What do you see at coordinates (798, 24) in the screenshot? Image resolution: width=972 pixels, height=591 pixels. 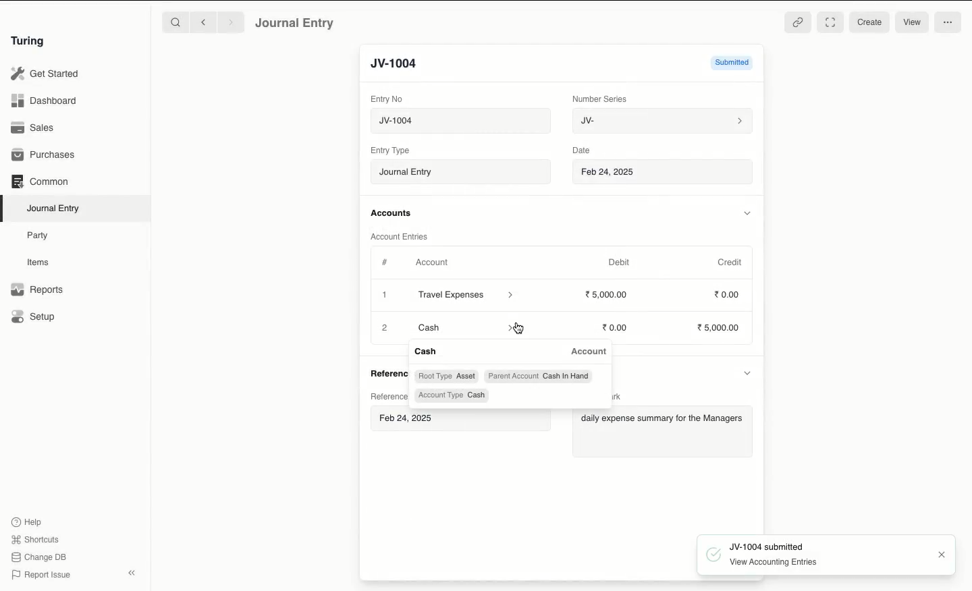 I see `Attachment` at bounding box center [798, 24].